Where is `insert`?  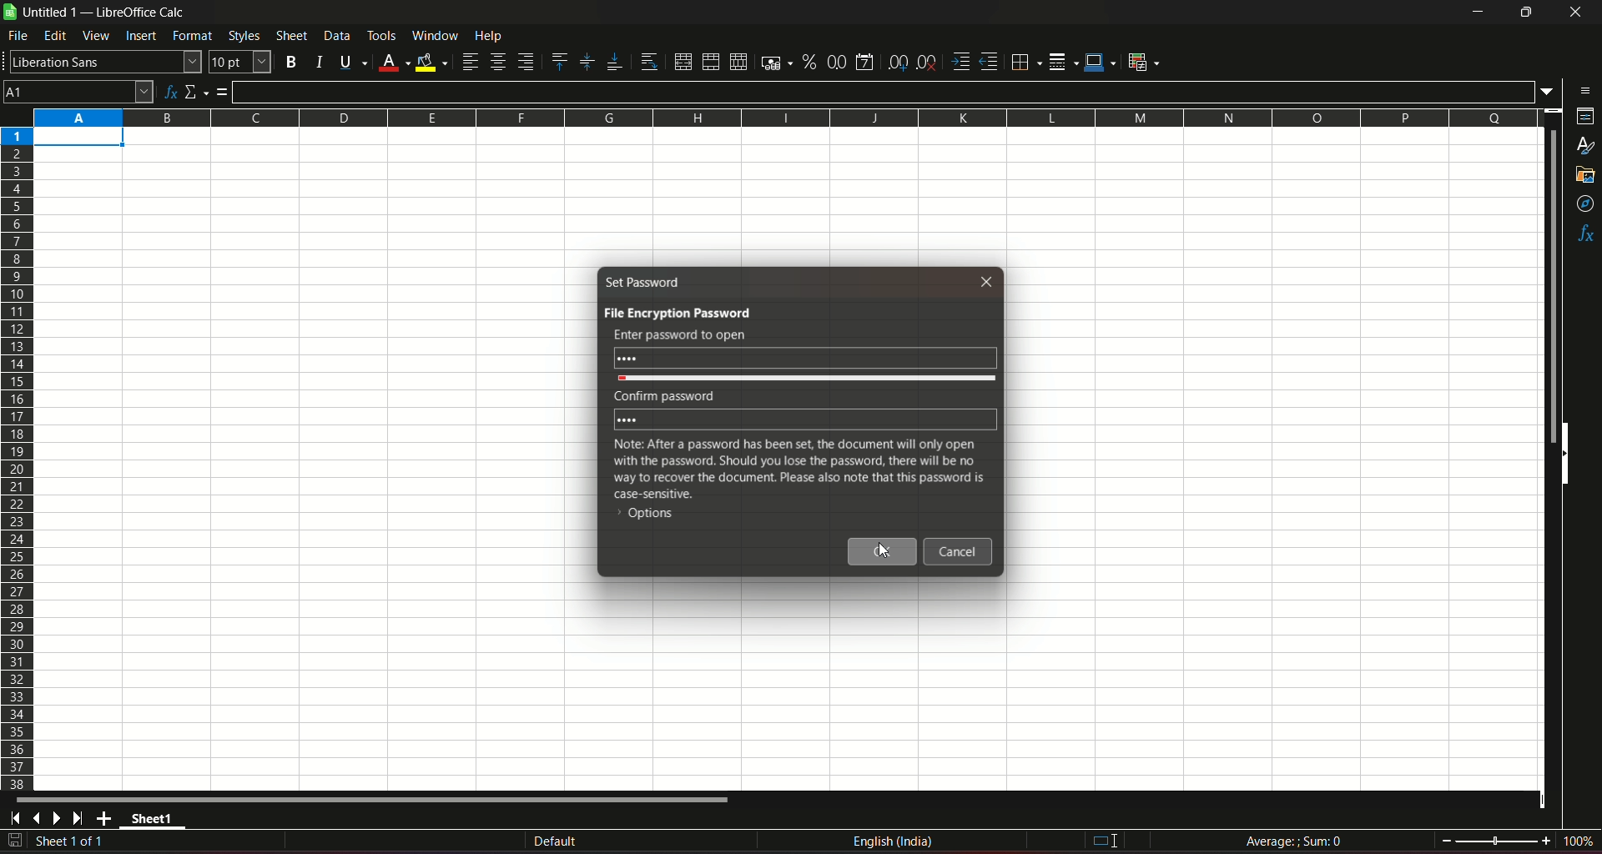
insert is located at coordinates (141, 37).